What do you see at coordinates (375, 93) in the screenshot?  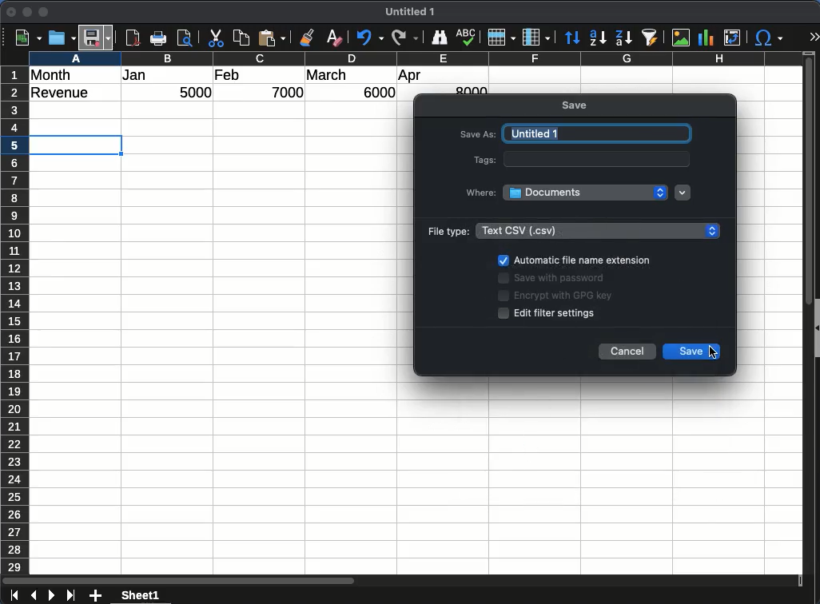 I see `6000` at bounding box center [375, 93].